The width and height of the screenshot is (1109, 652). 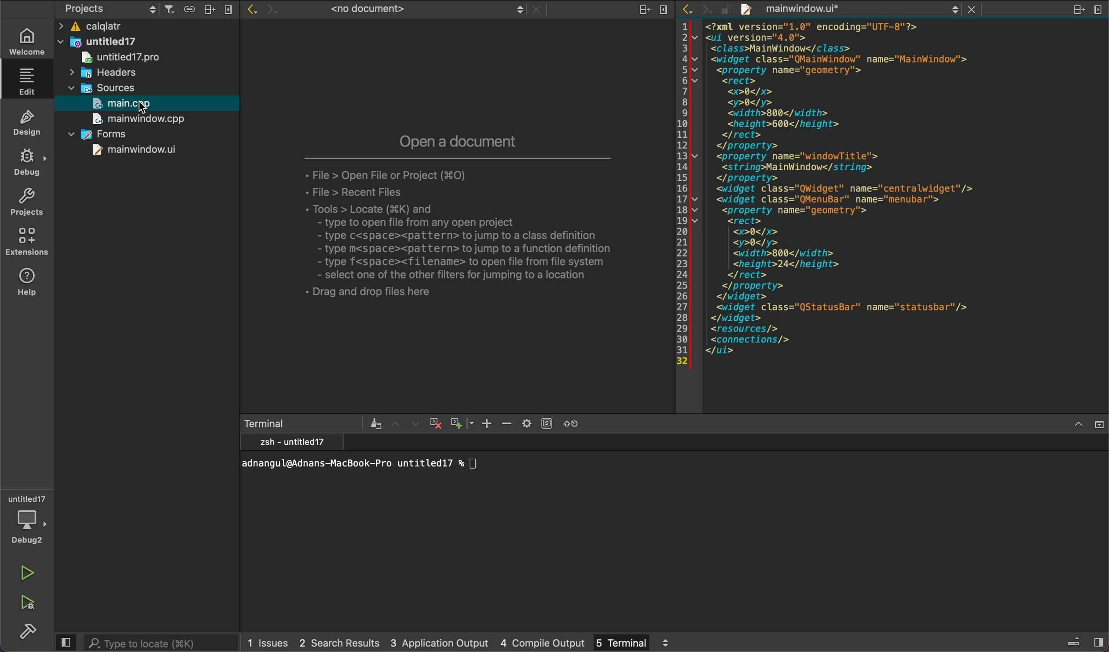 I want to click on untitled17, so click(x=114, y=58).